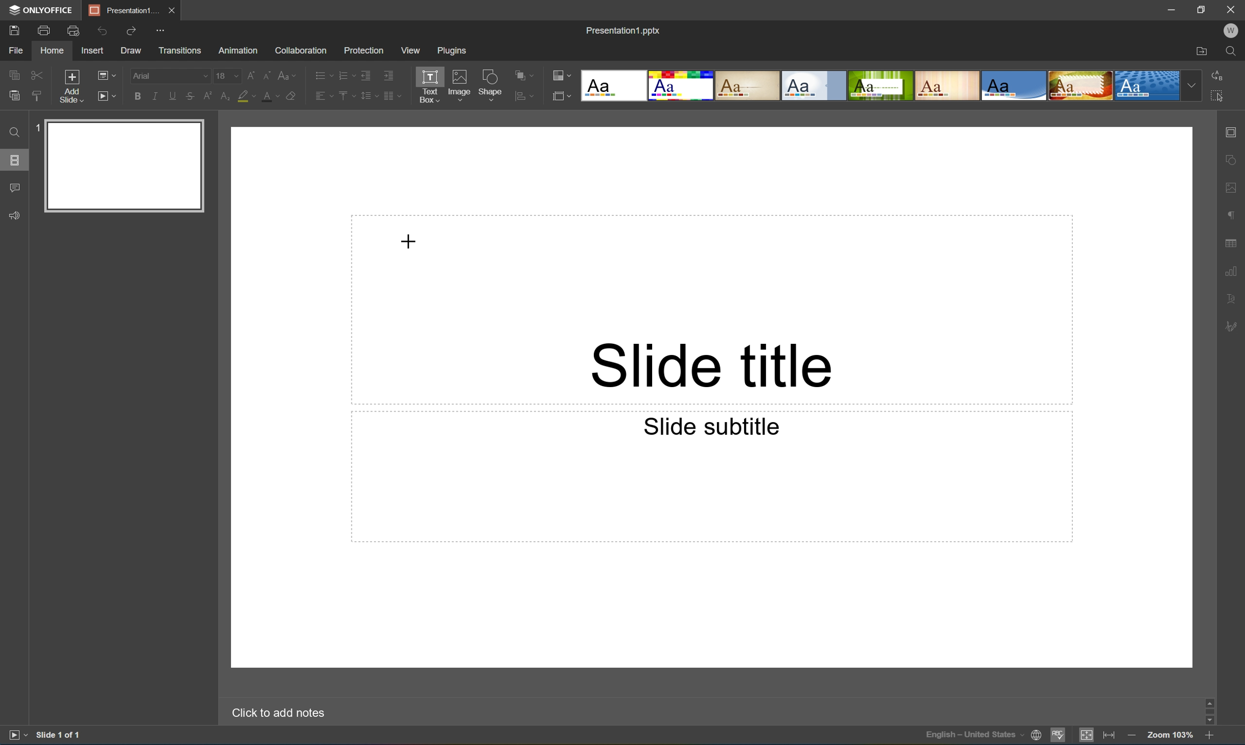 The height and width of the screenshot is (745, 1245). Describe the element at coordinates (36, 74) in the screenshot. I see `Cut` at that location.